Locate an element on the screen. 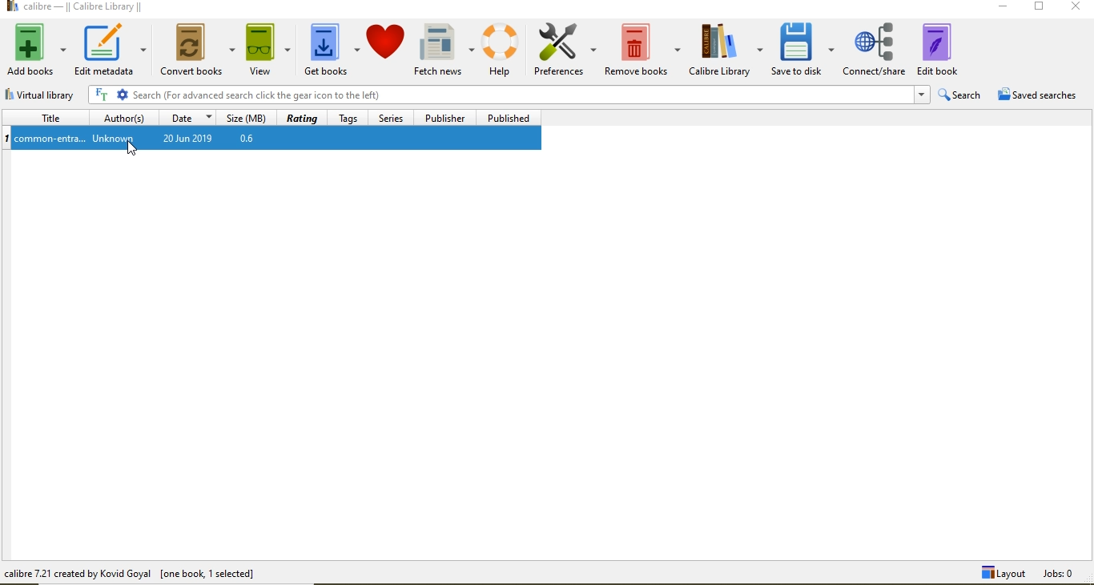  covert books is located at coordinates (199, 49).